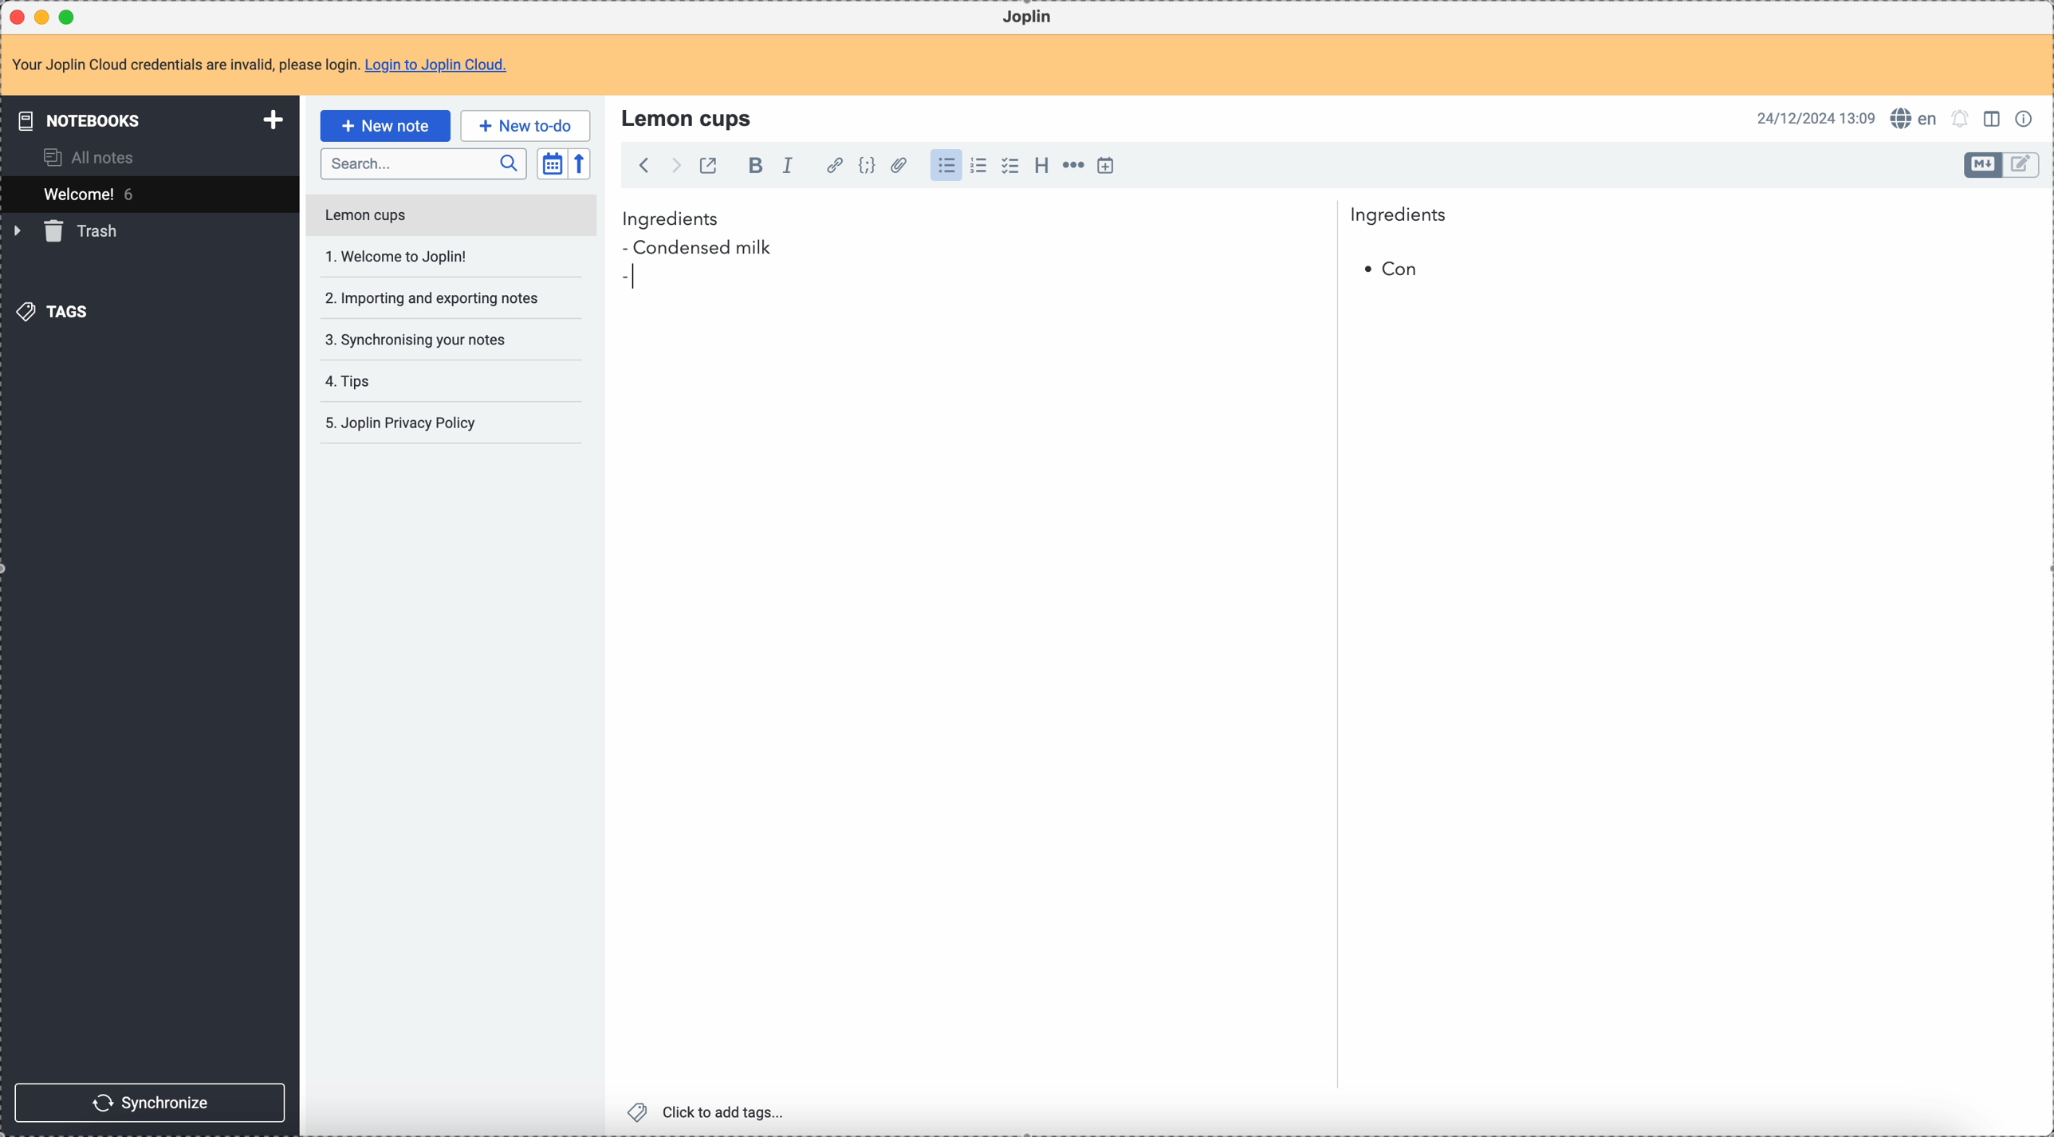  What do you see at coordinates (896, 167) in the screenshot?
I see `attach file` at bounding box center [896, 167].